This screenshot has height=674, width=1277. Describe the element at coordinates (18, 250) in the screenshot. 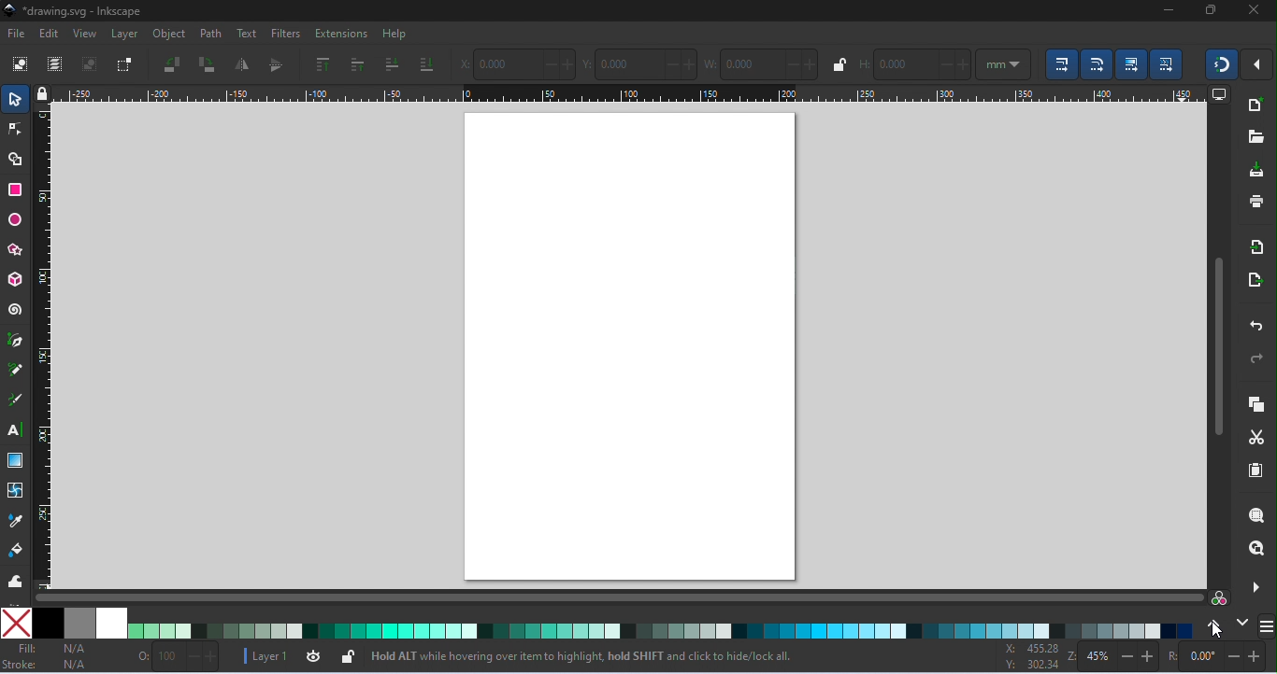

I see `star or polygon` at that location.